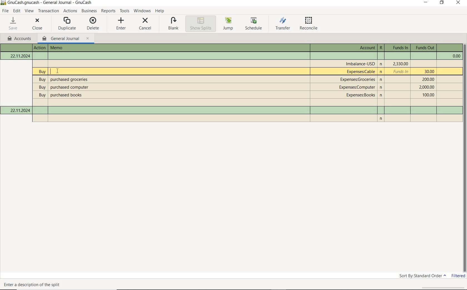  I want to click on blank, so click(172, 24).